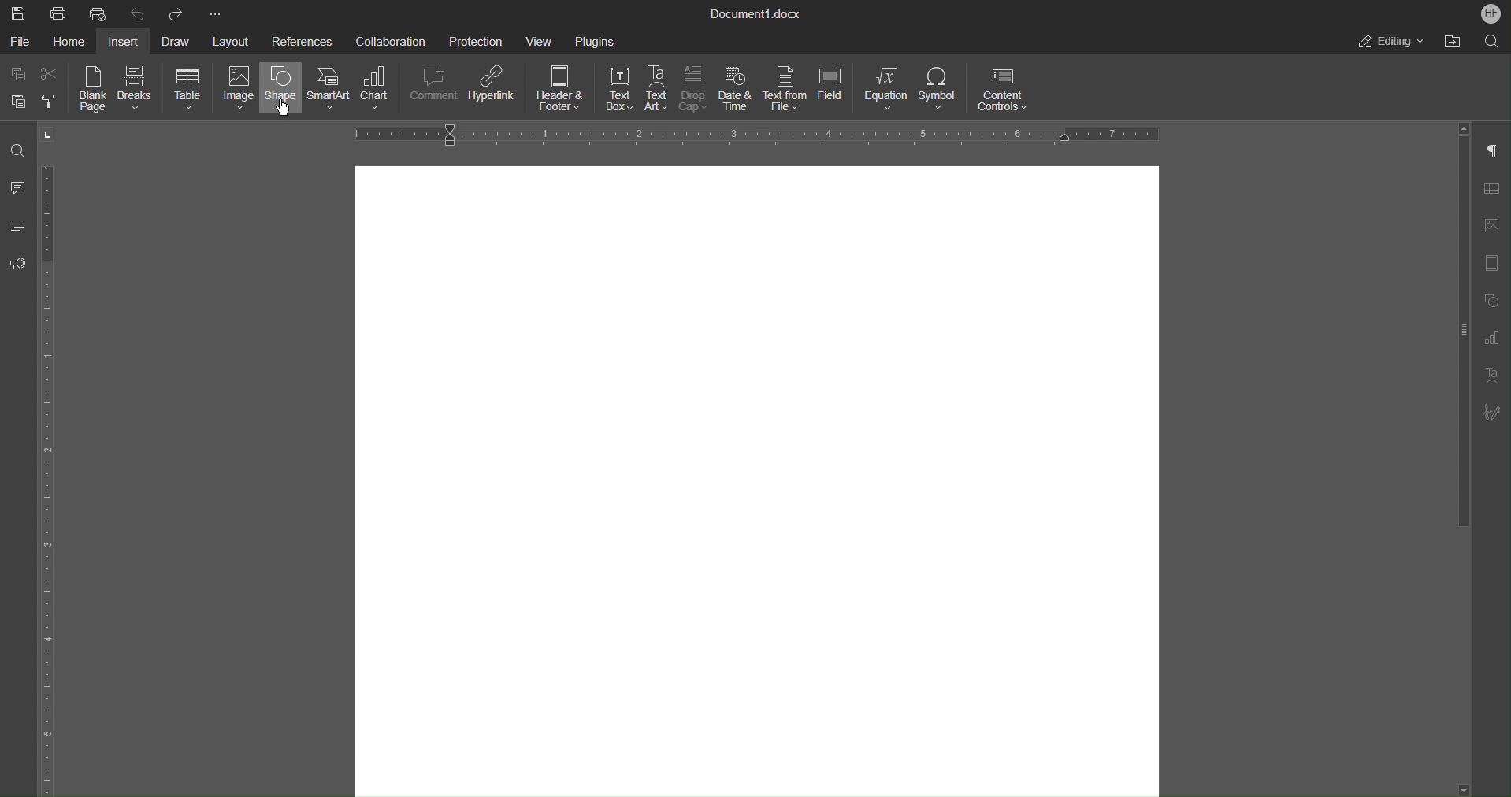 This screenshot has width=1511, height=797. I want to click on cursor, so click(280, 115).